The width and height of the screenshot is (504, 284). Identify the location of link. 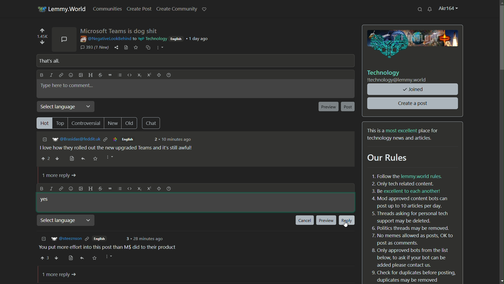
(61, 189).